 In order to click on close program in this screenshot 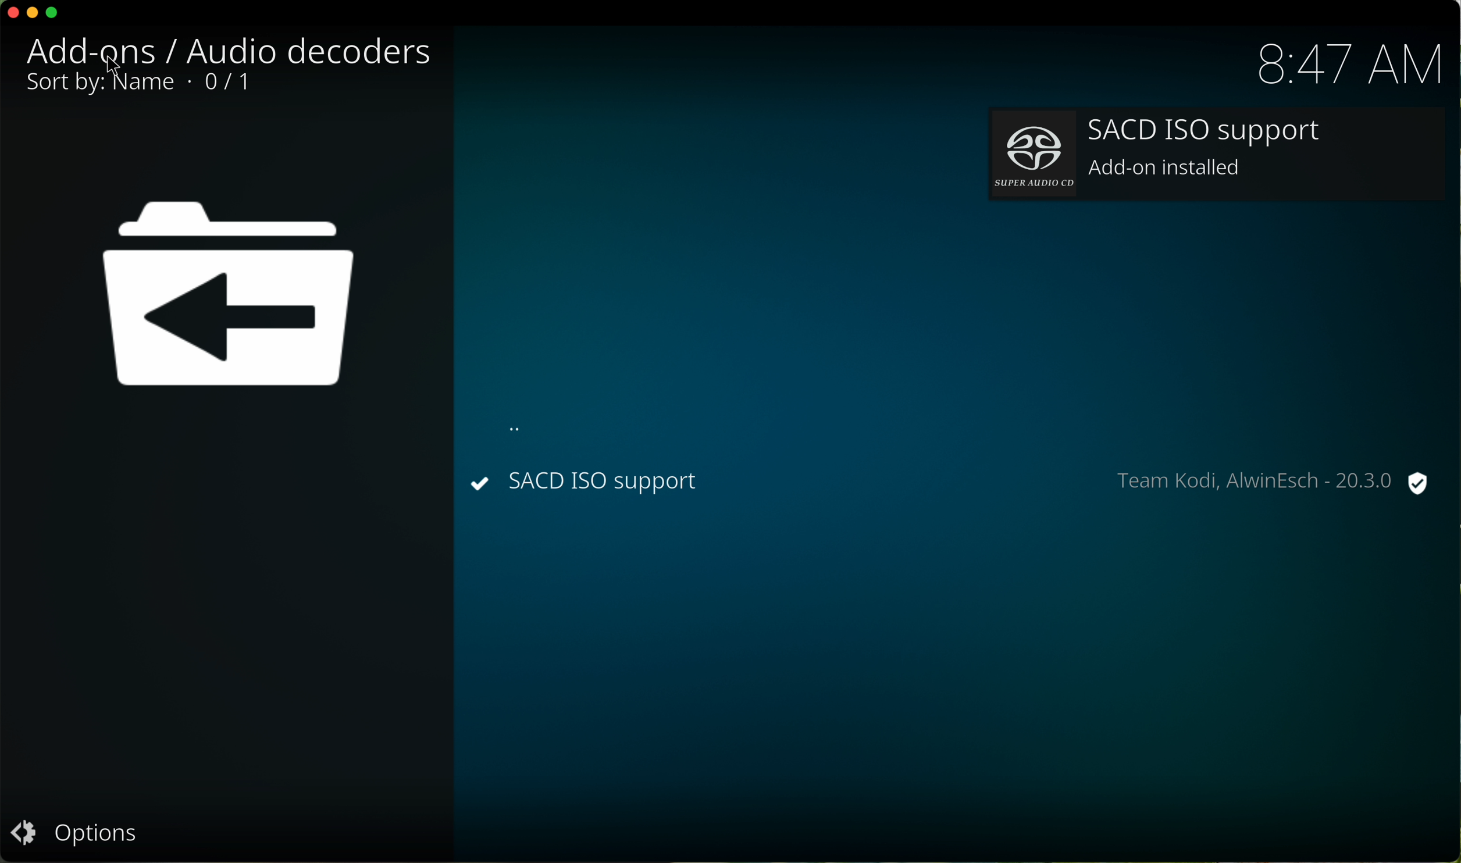, I will do `click(11, 13)`.